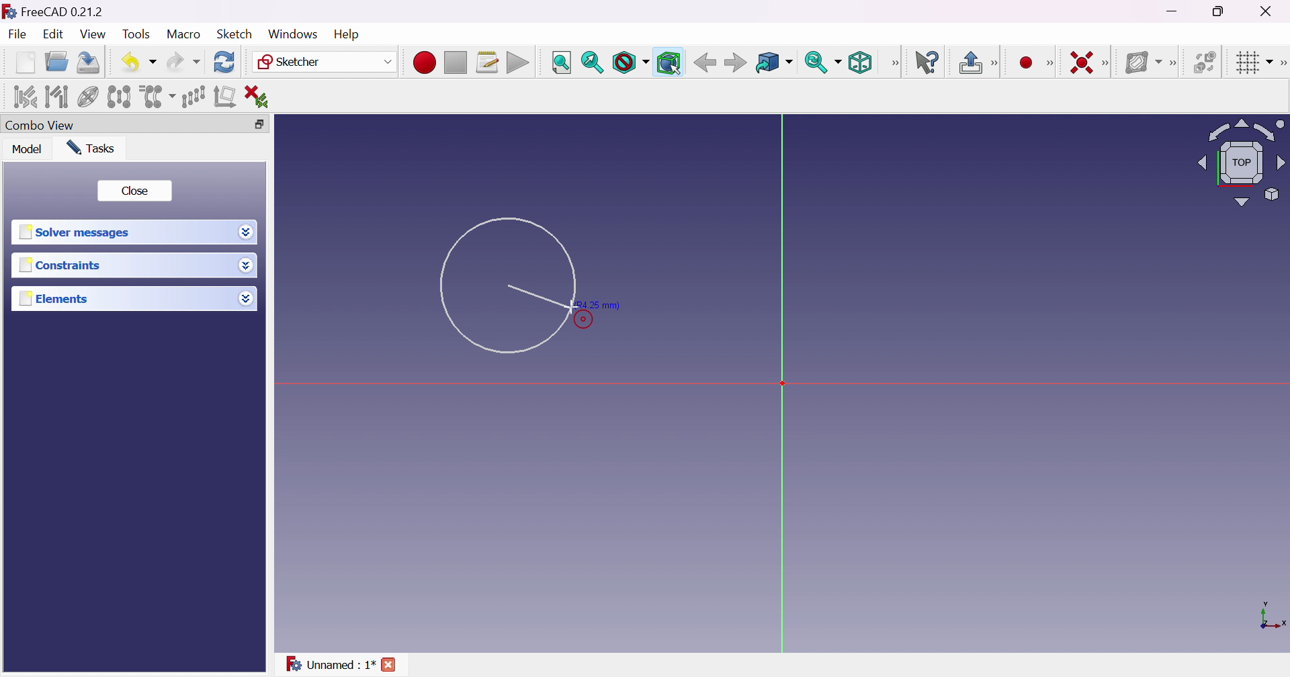  I want to click on Restore down, so click(1219, 13).